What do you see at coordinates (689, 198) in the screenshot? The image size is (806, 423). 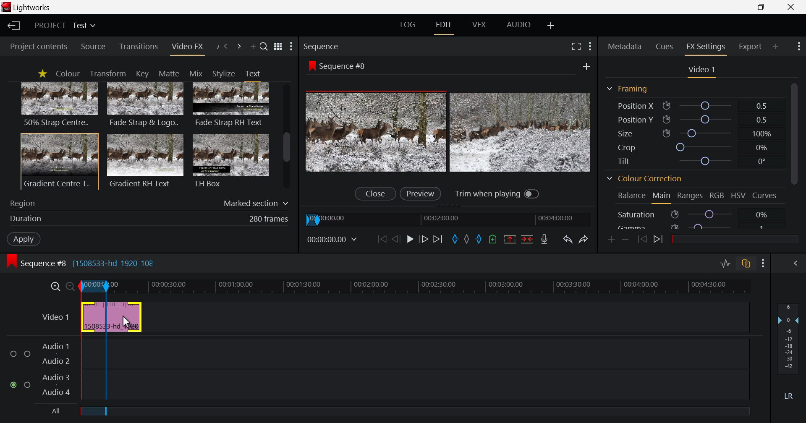 I see `Ranges` at bounding box center [689, 198].